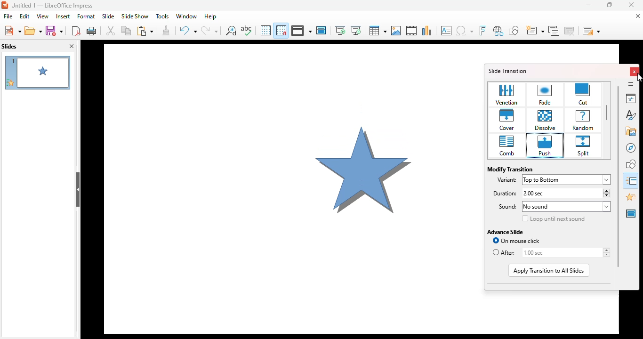 This screenshot has height=339, width=643. I want to click on edit, so click(25, 16).